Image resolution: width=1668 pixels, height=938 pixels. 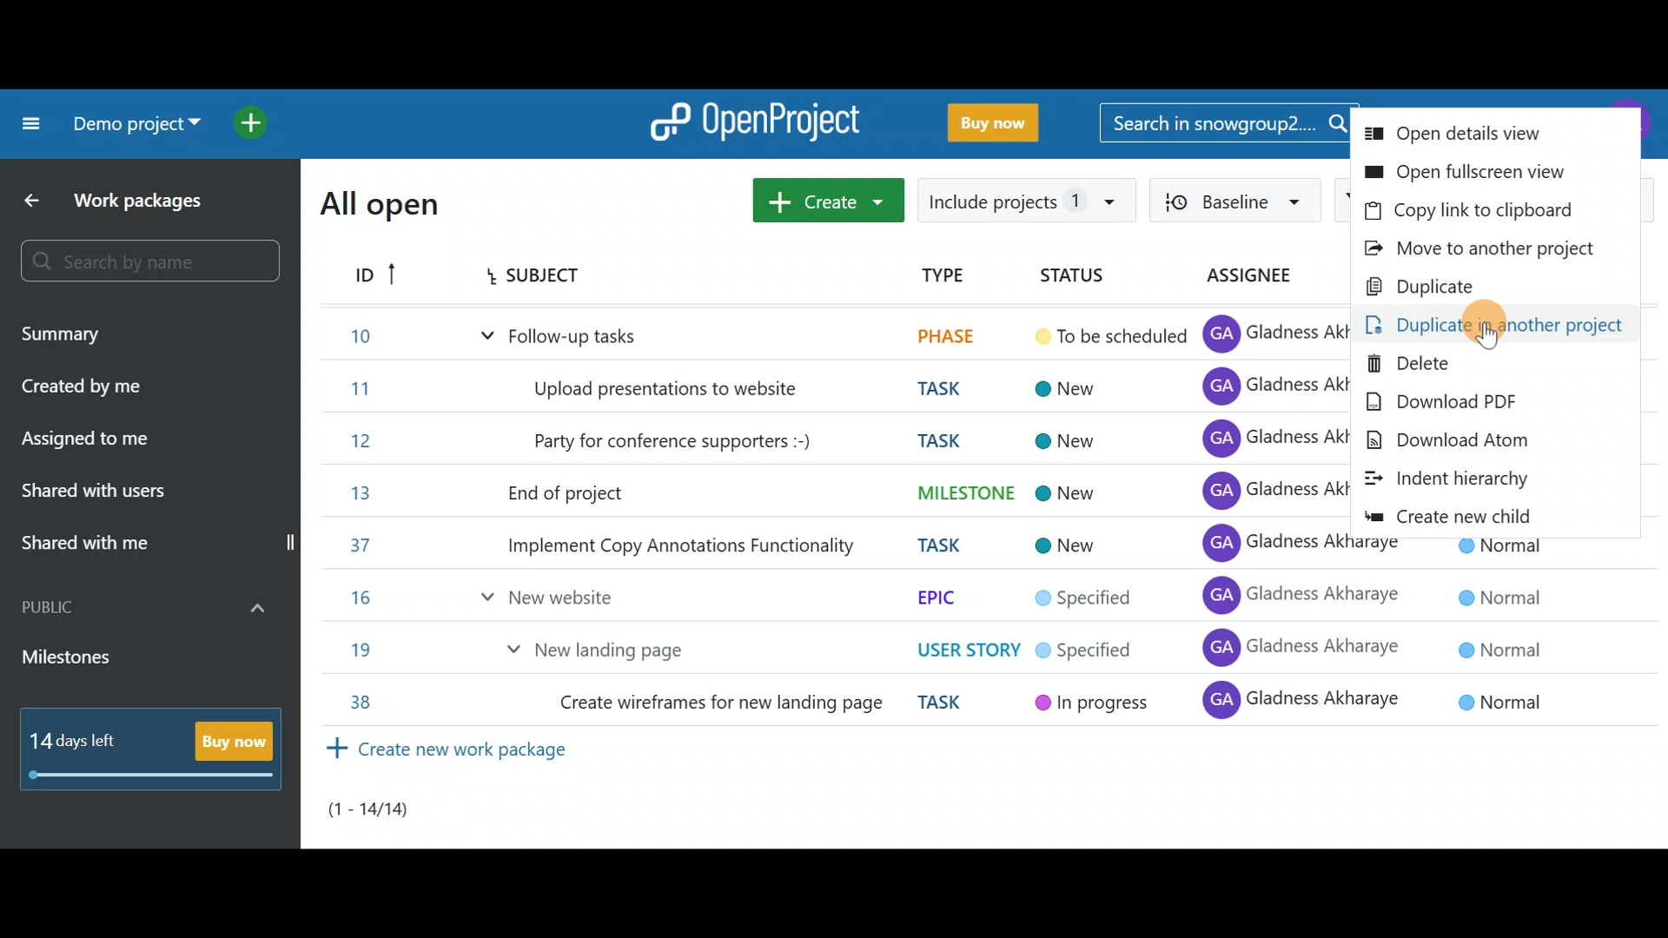 I want to click on 38, so click(x=354, y=702).